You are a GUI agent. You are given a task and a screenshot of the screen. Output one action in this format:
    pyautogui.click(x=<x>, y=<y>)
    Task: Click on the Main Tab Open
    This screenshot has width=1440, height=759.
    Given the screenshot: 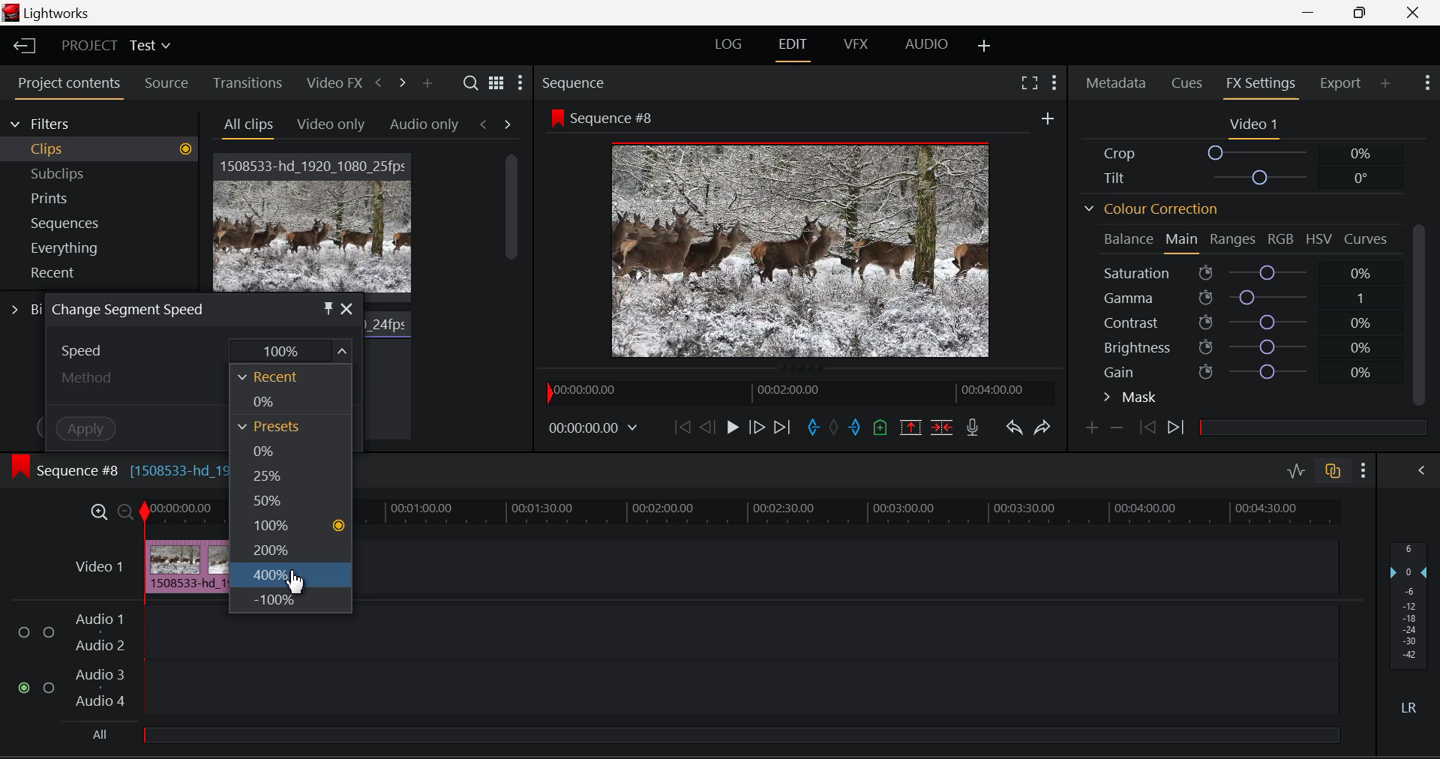 What is the action you would take?
    pyautogui.click(x=1183, y=241)
    